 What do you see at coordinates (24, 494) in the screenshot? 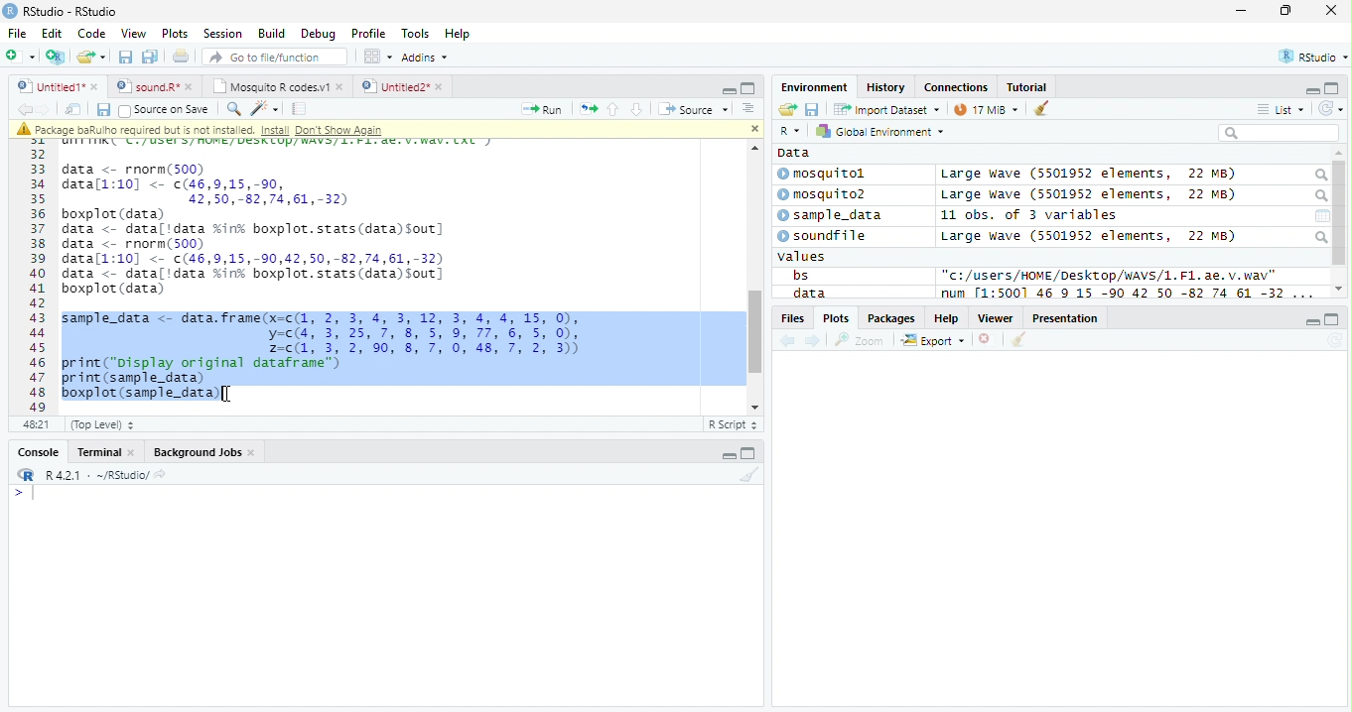
I see `typing cursor` at bounding box center [24, 494].